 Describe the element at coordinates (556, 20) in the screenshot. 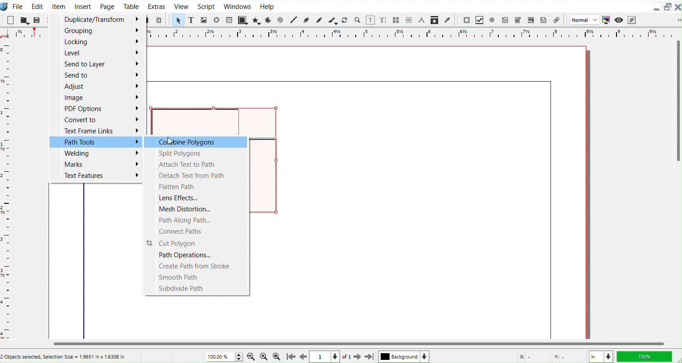

I see `Link Annotation` at that location.